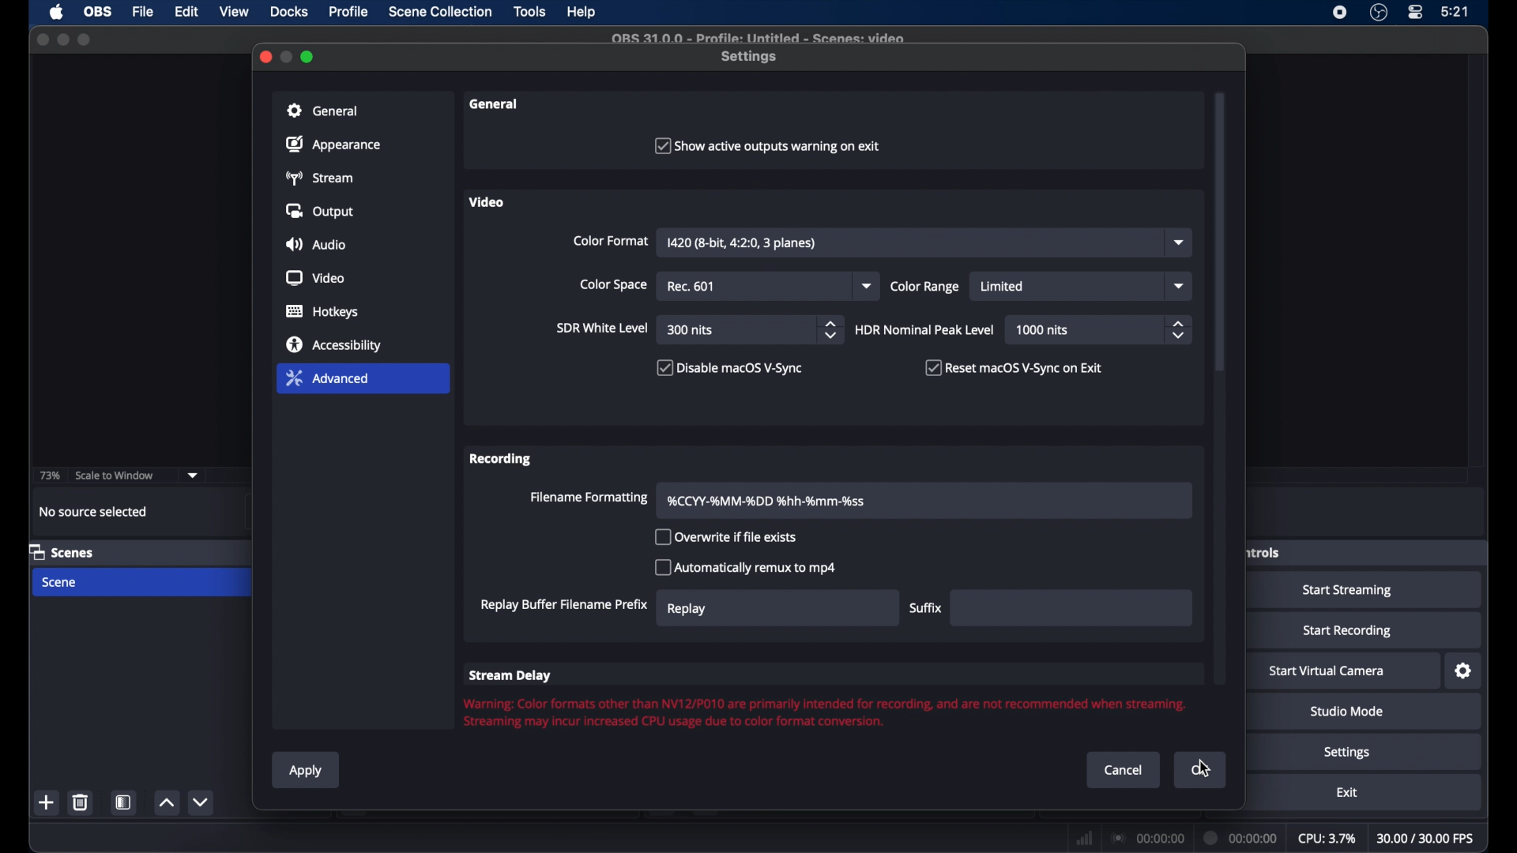 The image size is (1517, 853). I want to click on color range, so click(924, 287).